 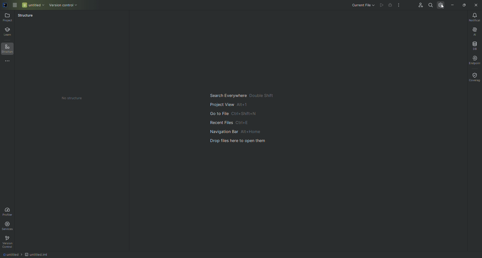 I want to click on Search, so click(x=431, y=5).